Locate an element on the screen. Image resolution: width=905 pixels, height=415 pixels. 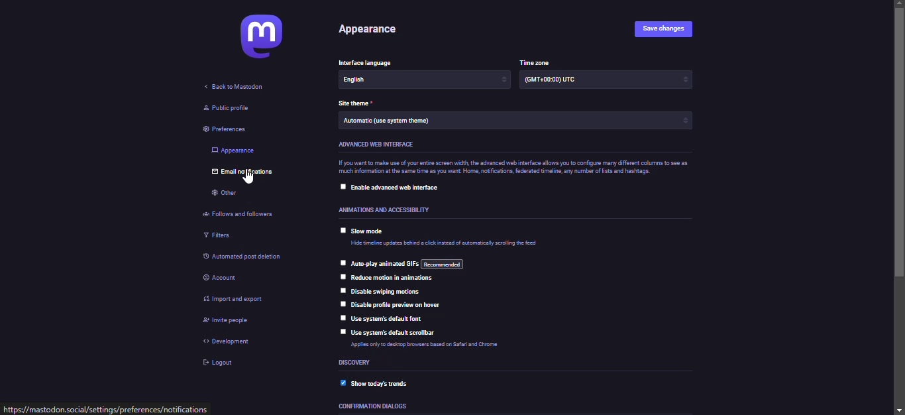
invite people is located at coordinates (227, 321).